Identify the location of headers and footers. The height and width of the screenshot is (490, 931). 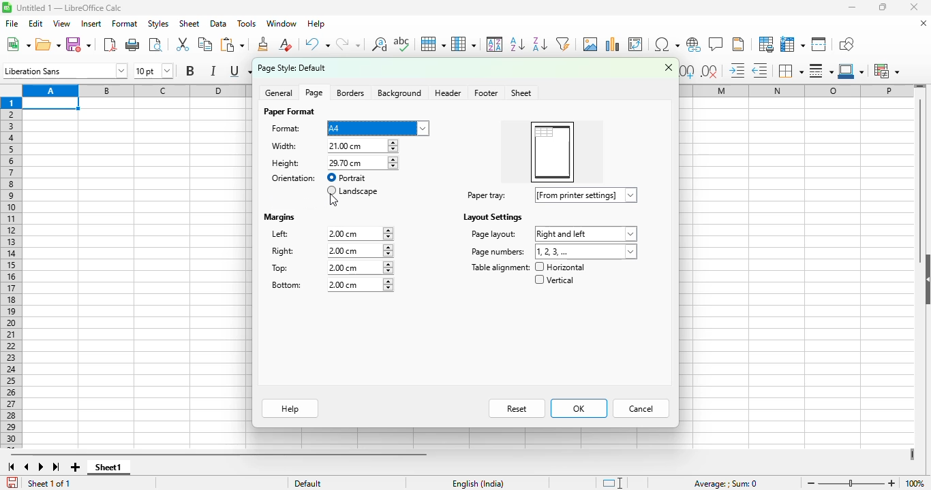
(738, 44).